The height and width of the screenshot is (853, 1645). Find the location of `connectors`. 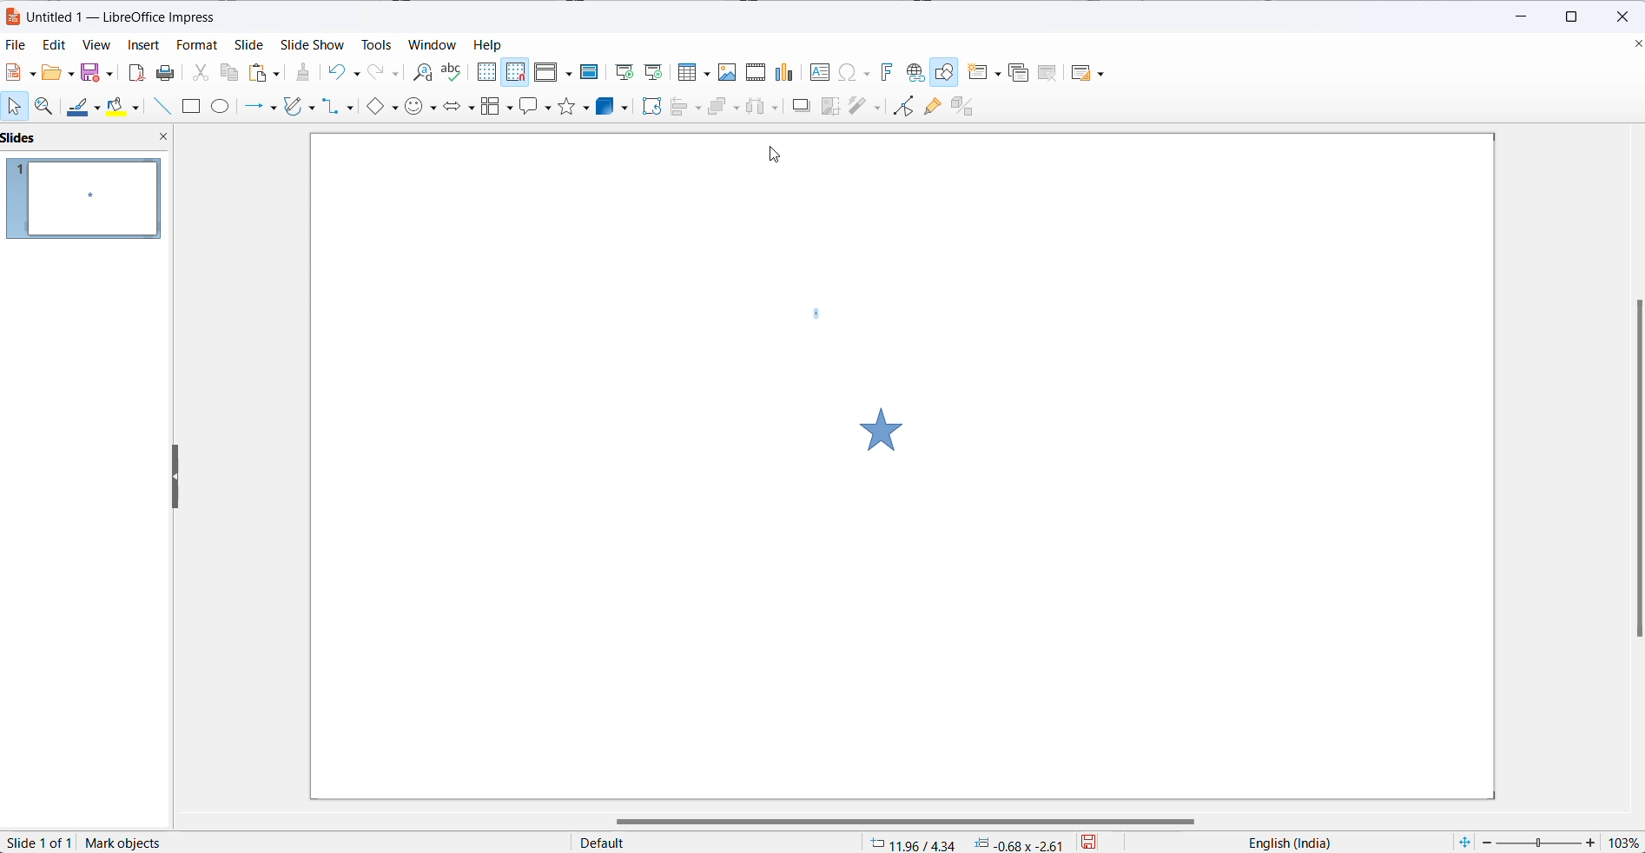

connectors is located at coordinates (343, 108).